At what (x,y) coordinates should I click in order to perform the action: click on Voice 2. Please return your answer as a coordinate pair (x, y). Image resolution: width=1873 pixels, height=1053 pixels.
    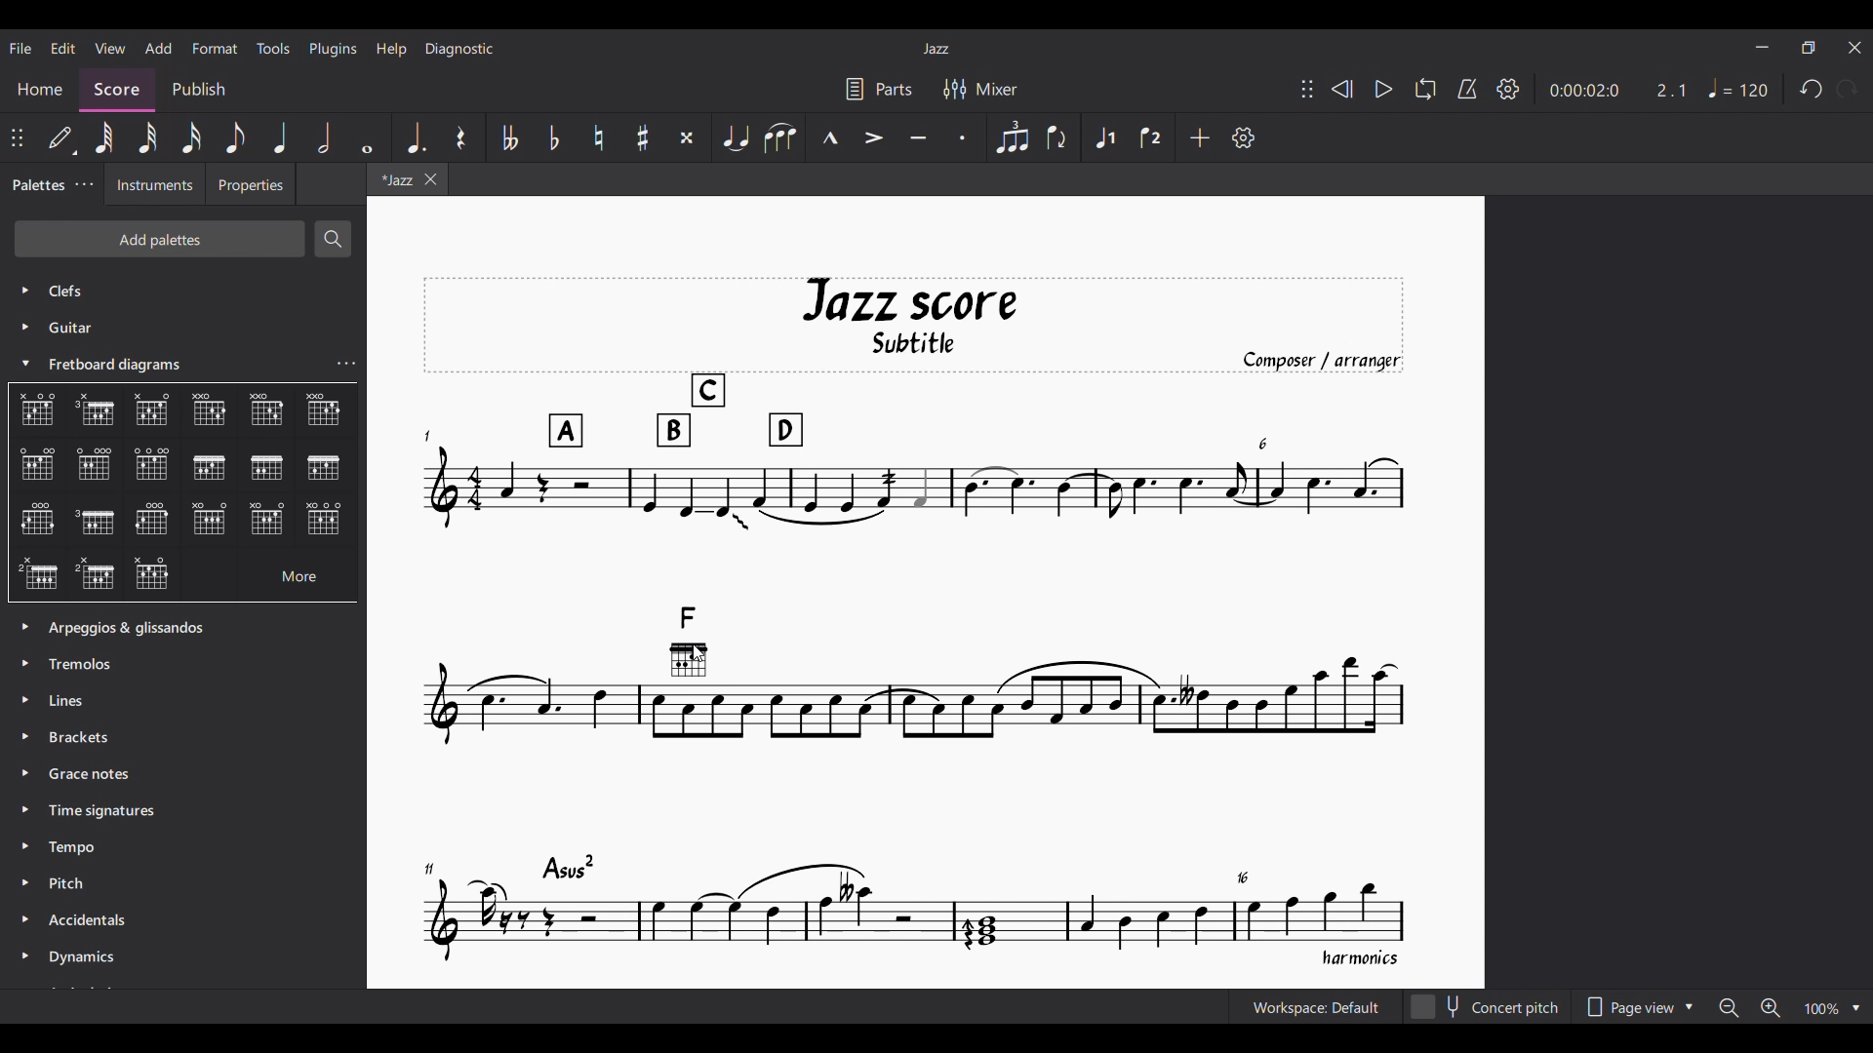
    Looking at the image, I should click on (1152, 137).